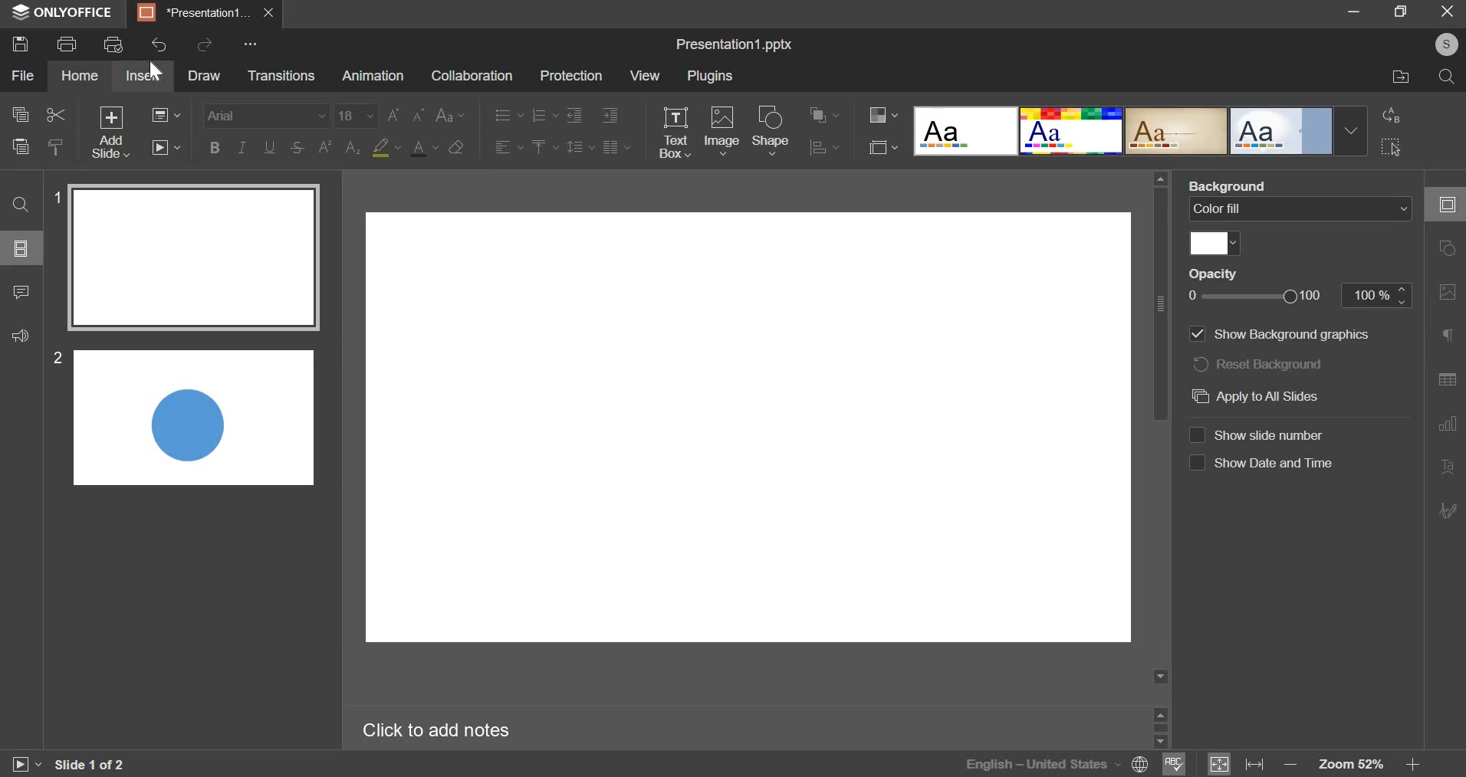  What do you see at coordinates (19, 336) in the screenshot?
I see `feedback` at bounding box center [19, 336].